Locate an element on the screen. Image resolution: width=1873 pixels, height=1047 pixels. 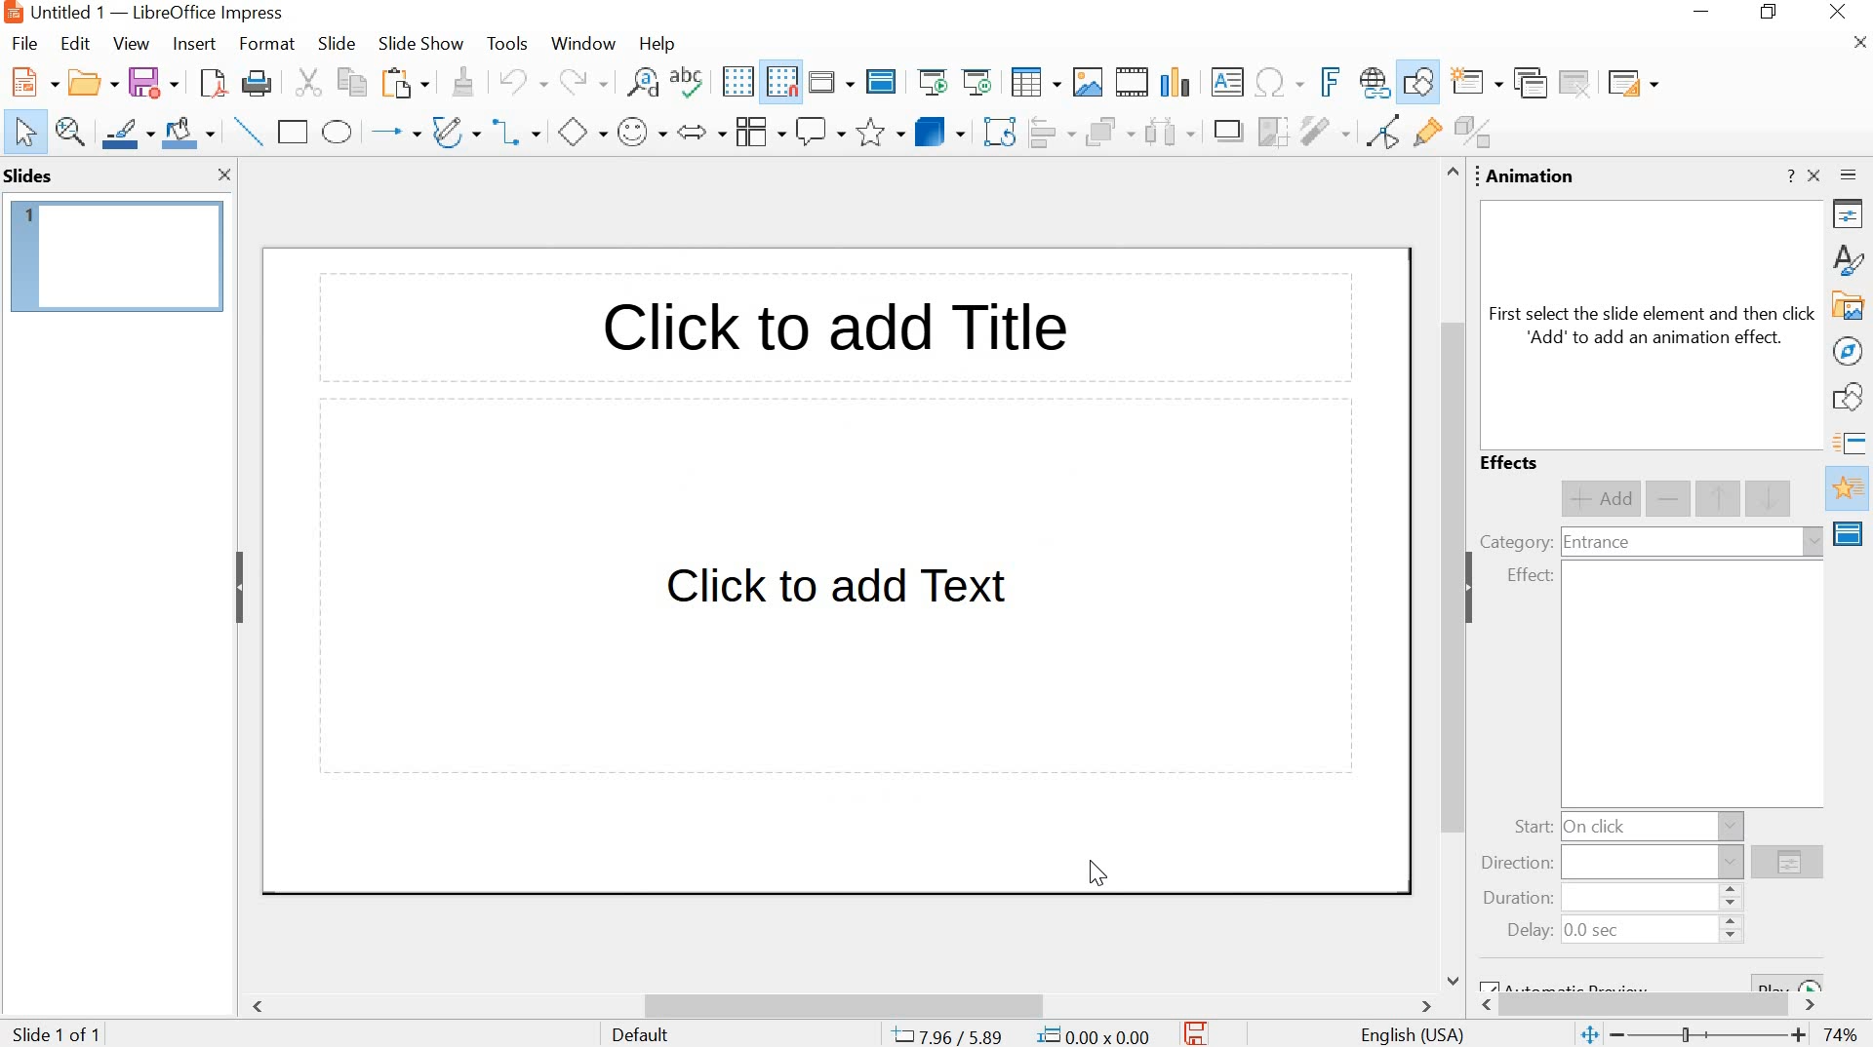
paste is located at coordinates (403, 85).